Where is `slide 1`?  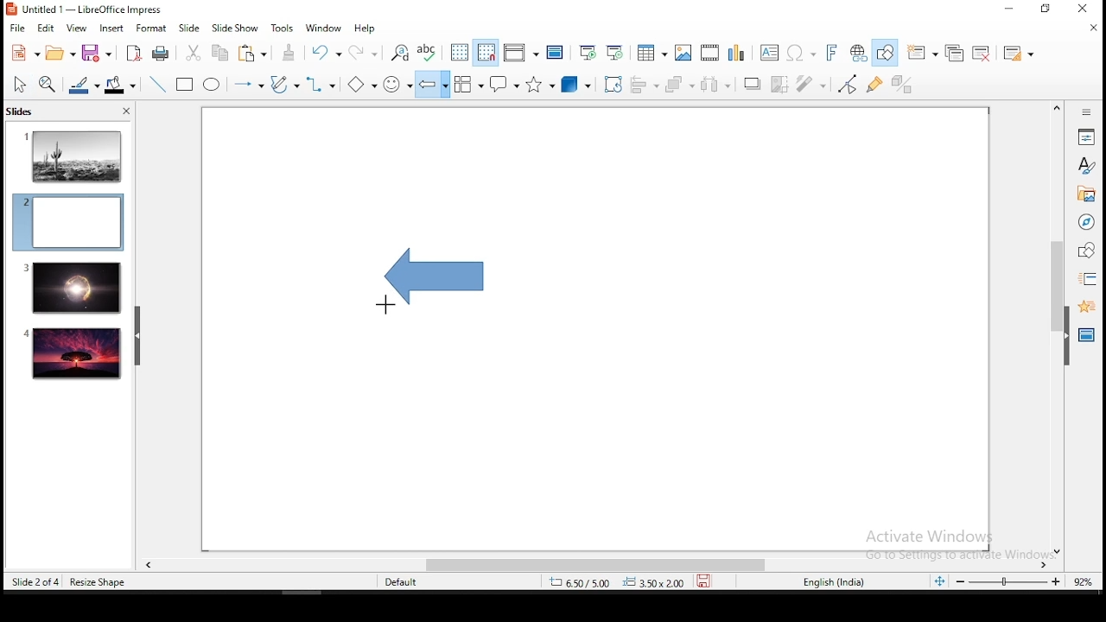 slide 1 is located at coordinates (73, 155).